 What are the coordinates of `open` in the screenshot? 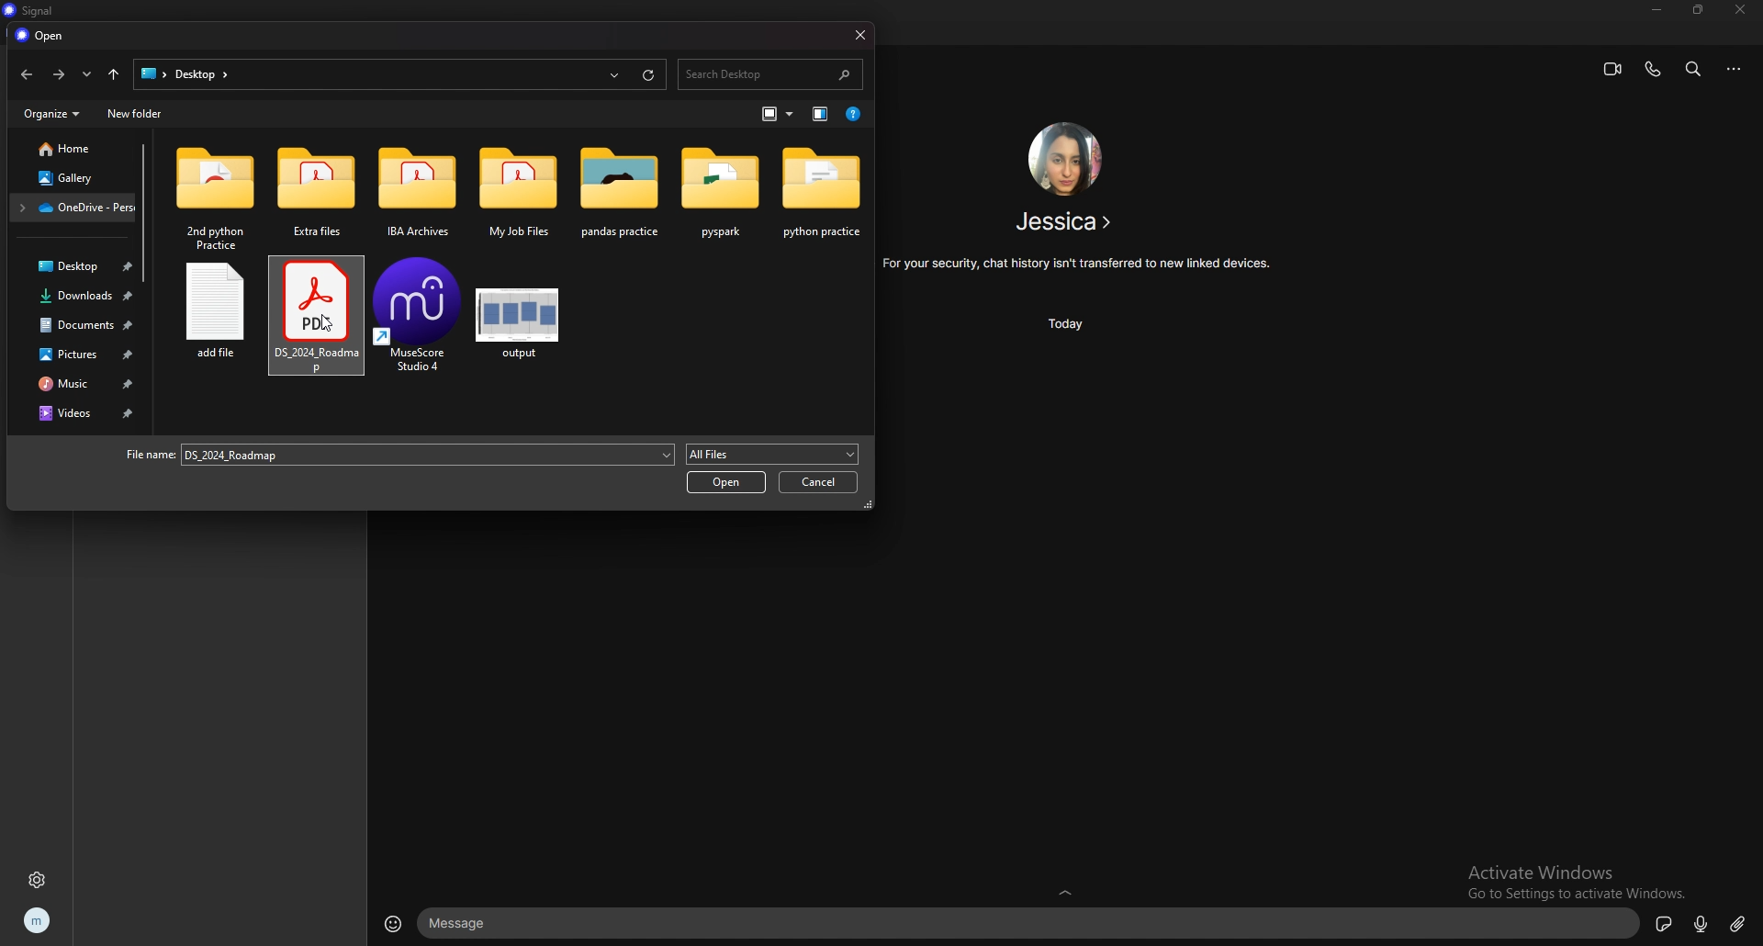 It's located at (43, 36).